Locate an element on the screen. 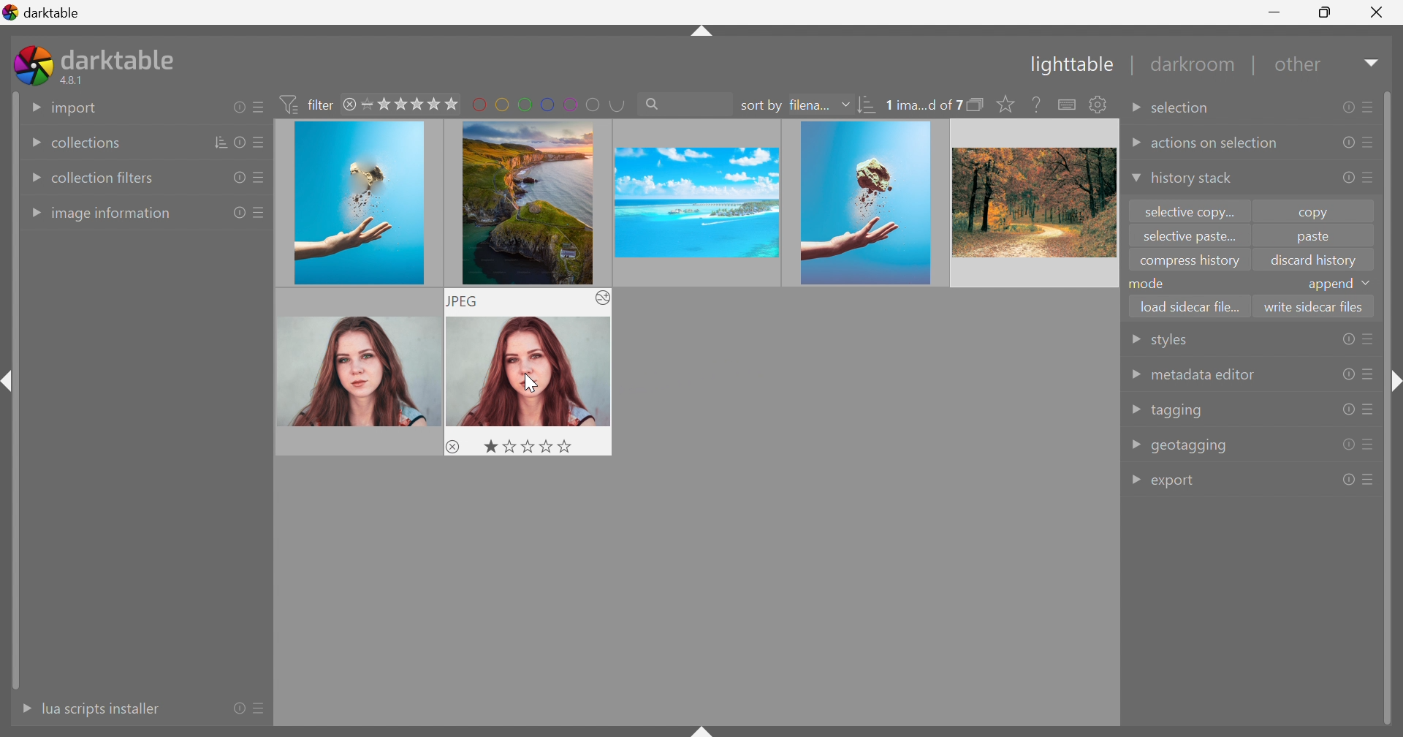  reset is located at coordinates (237, 107).